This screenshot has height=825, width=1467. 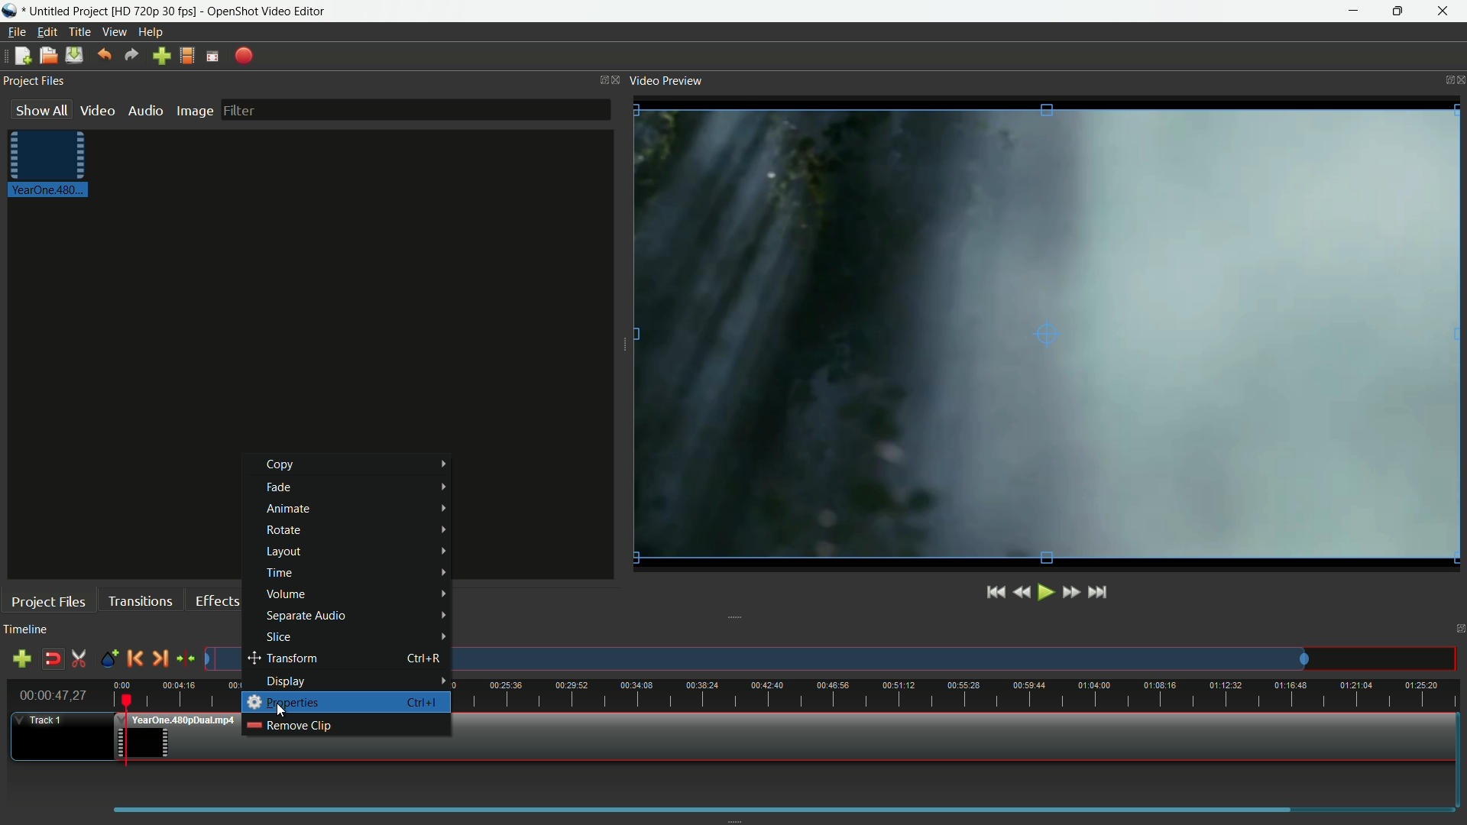 What do you see at coordinates (46, 33) in the screenshot?
I see `edit menu` at bounding box center [46, 33].